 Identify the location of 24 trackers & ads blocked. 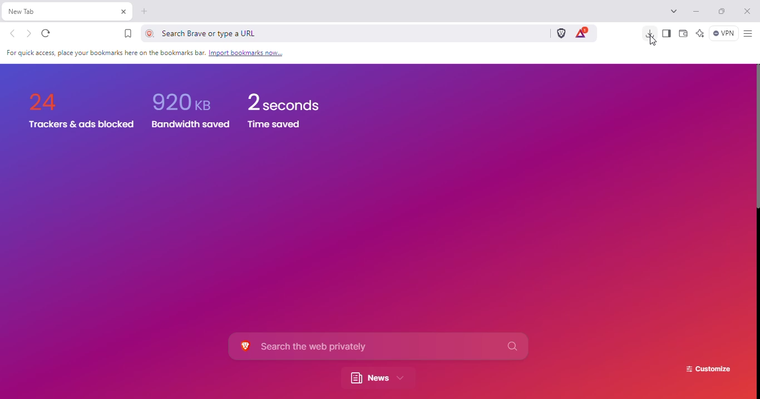
(46, 97).